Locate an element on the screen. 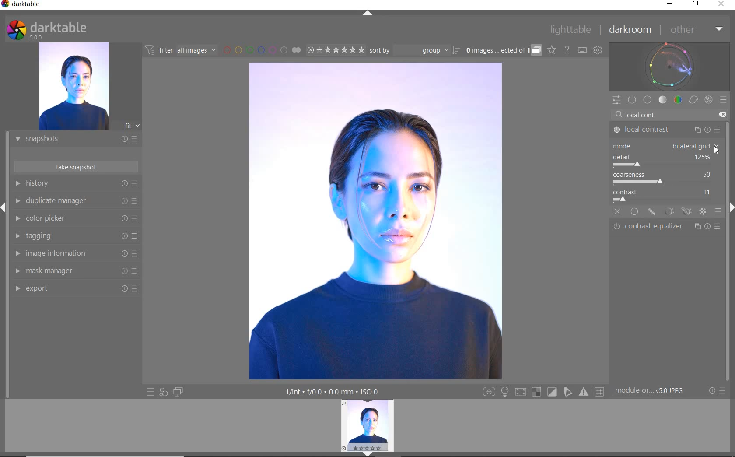 The width and height of the screenshot is (735, 457). mode is located at coordinates (665, 146).